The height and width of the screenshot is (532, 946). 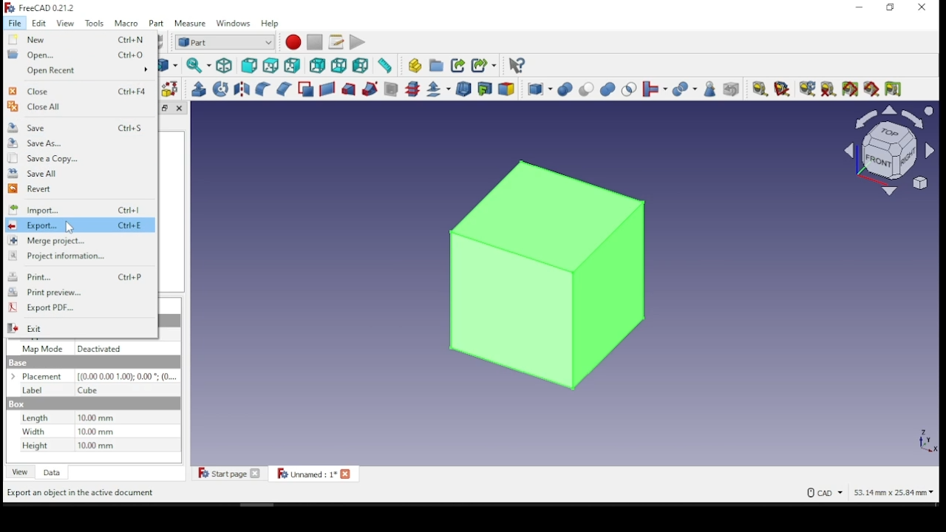 What do you see at coordinates (486, 88) in the screenshot?
I see `create projection on surface` at bounding box center [486, 88].